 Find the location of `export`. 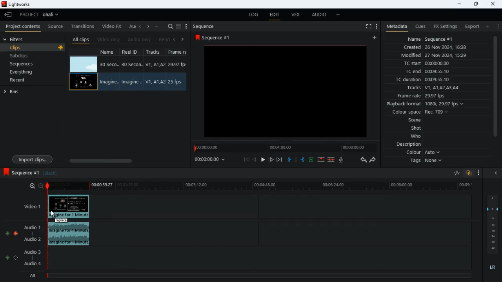

export is located at coordinates (470, 27).